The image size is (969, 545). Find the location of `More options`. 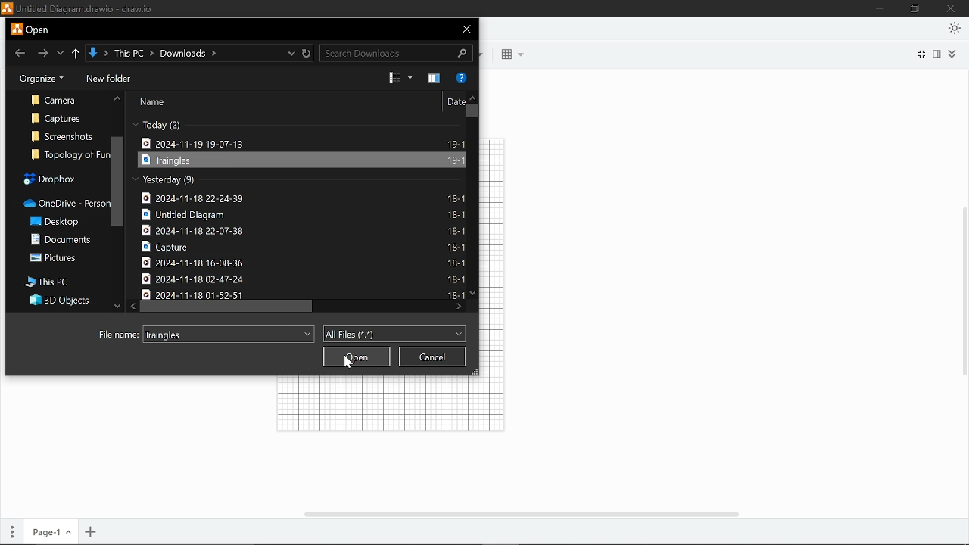

More options is located at coordinates (410, 78).